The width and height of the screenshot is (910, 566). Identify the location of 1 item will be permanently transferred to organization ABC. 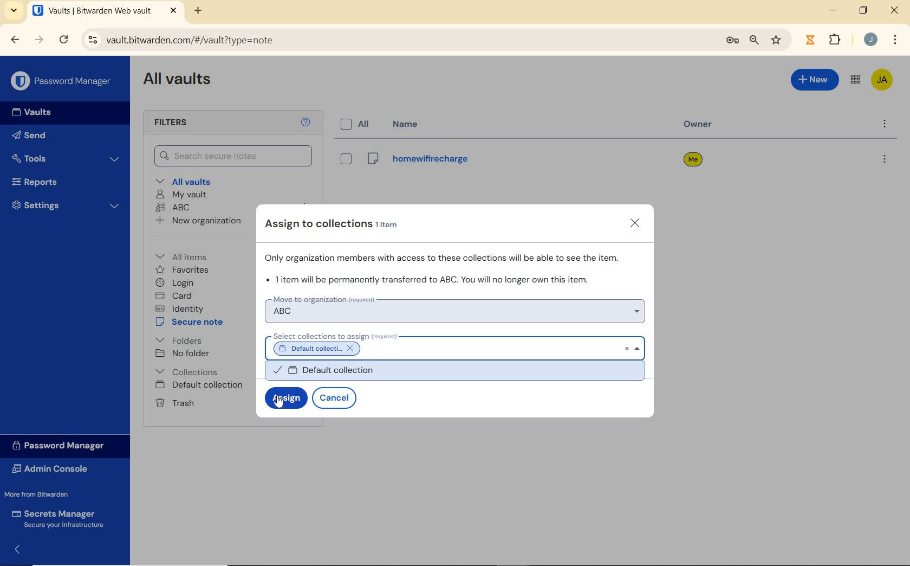
(431, 279).